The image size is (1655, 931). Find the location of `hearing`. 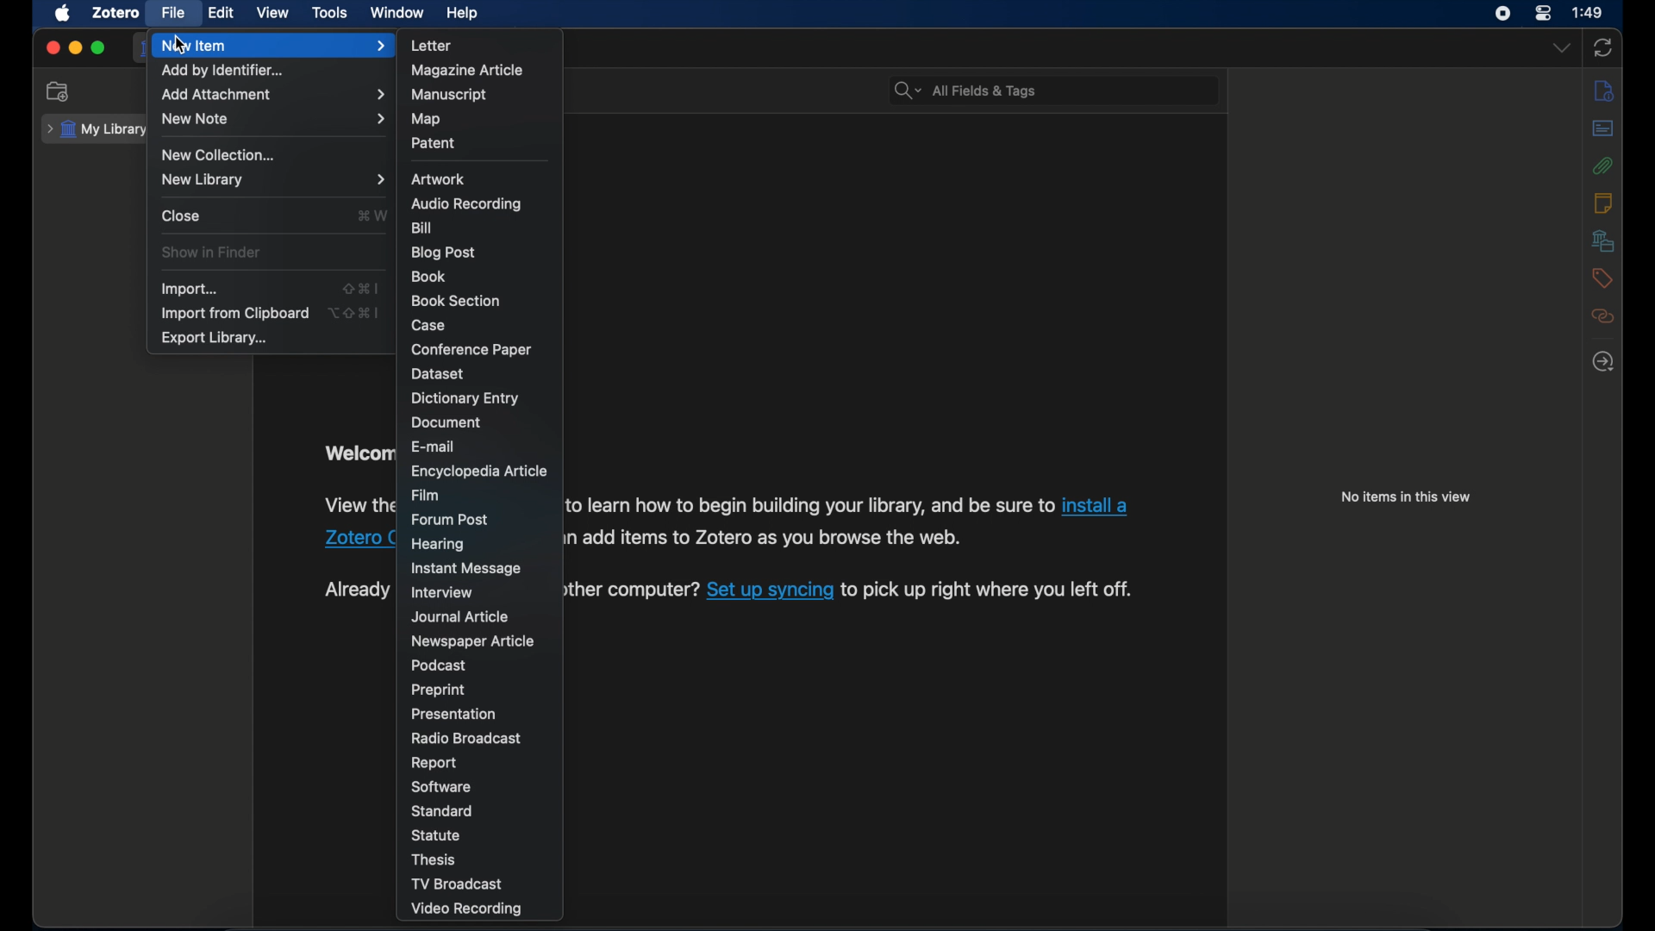

hearing is located at coordinates (438, 544).